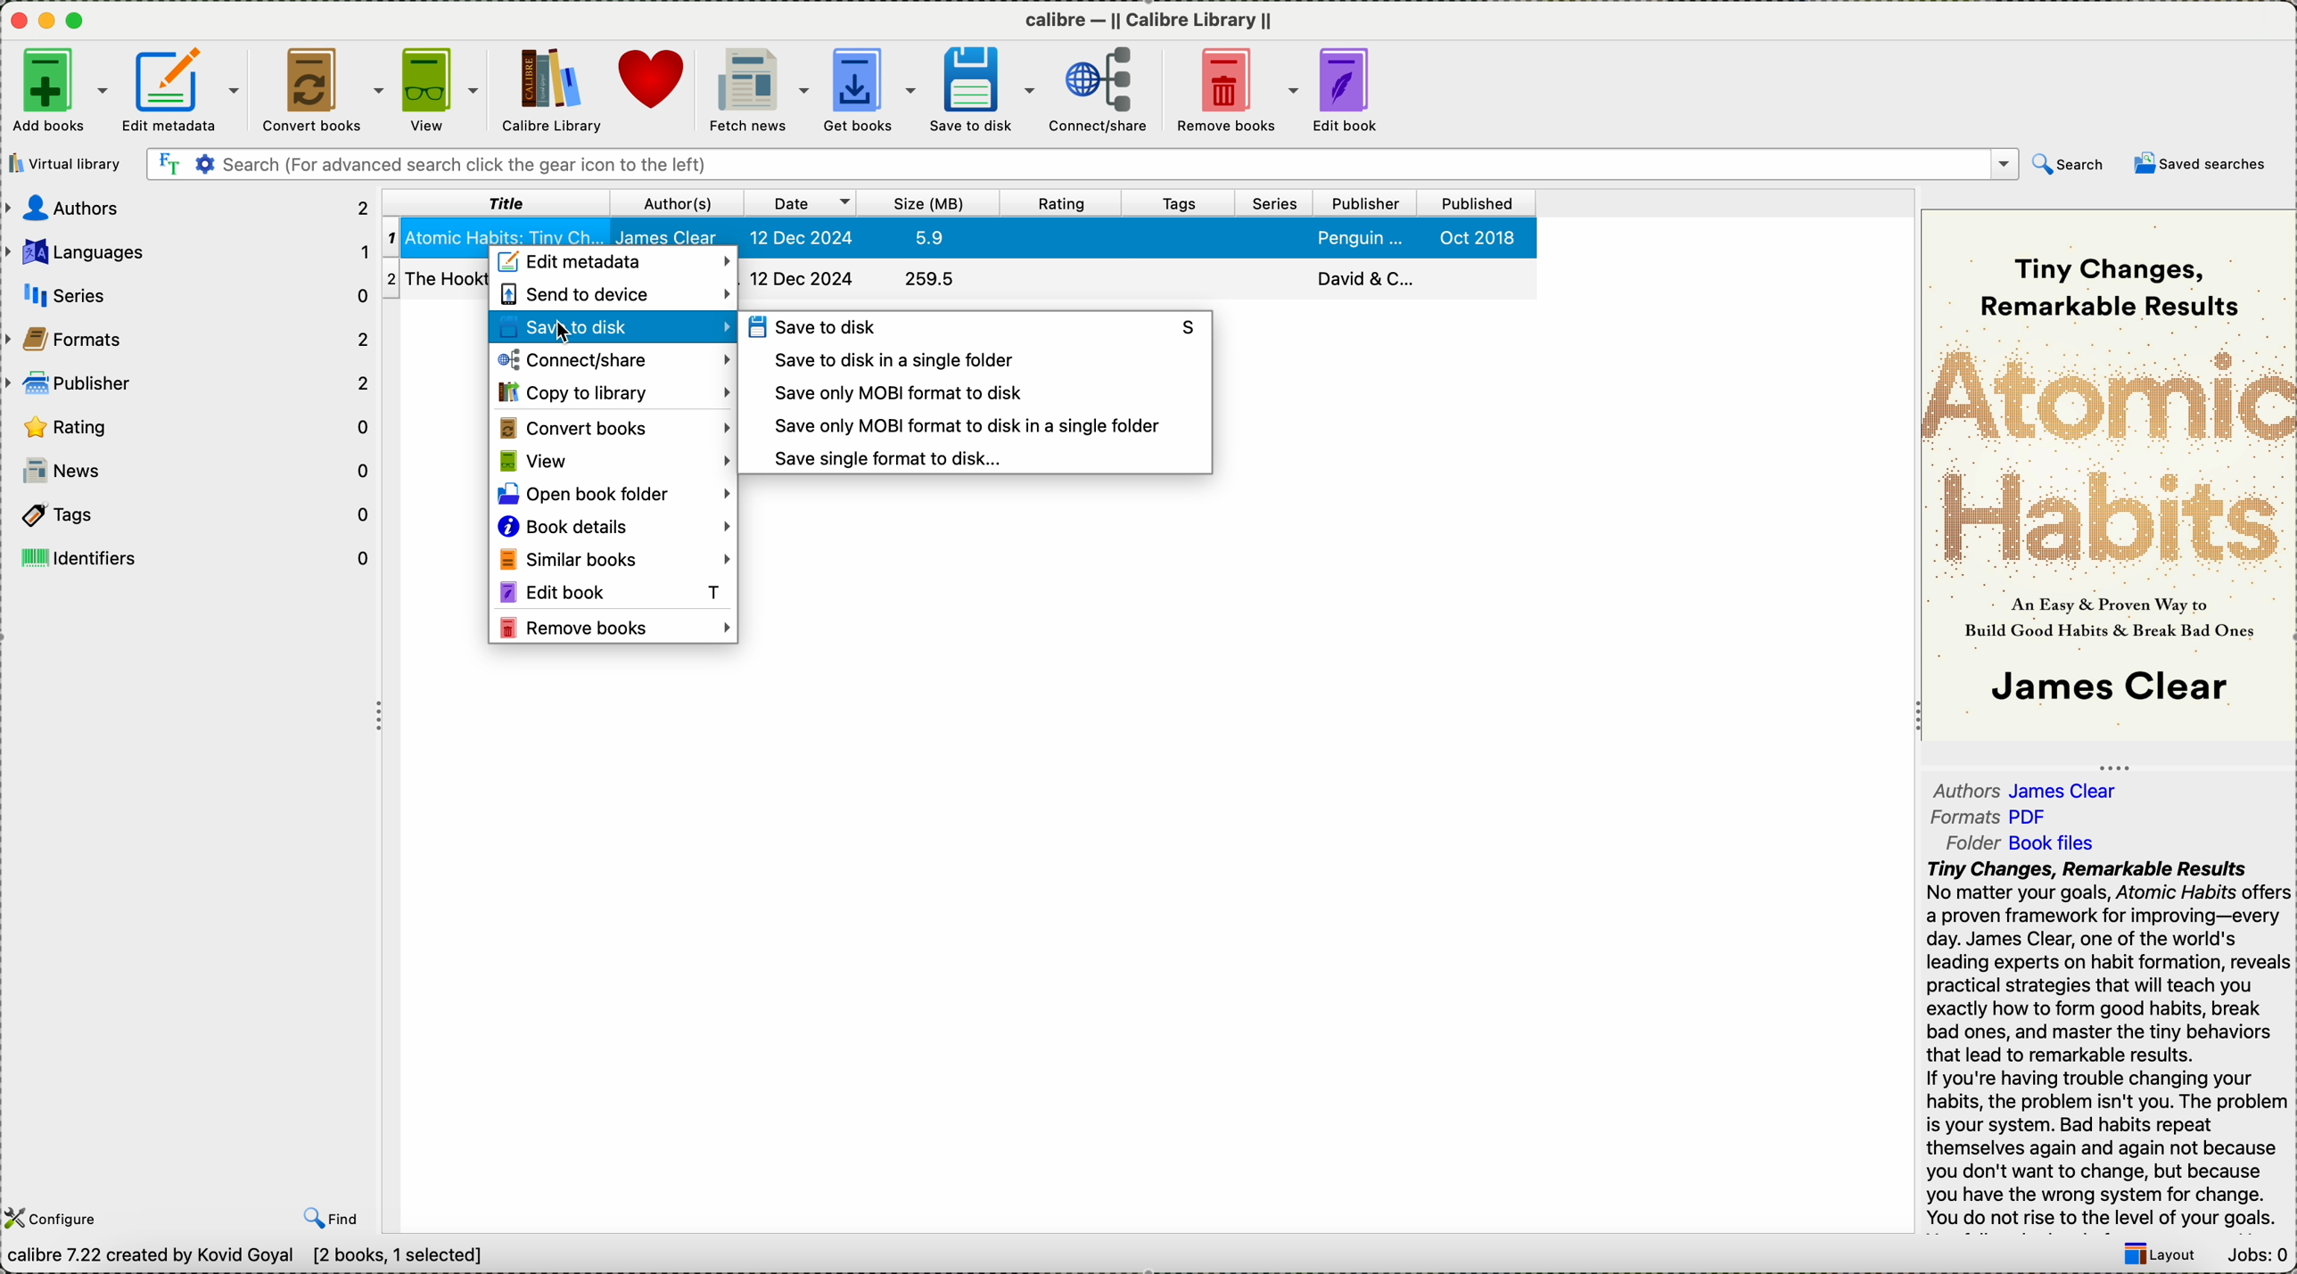 The image size is (2297, 1274). Describe the element at coordinates (188, 384) in the screenshot. I see `publisher` at that location.